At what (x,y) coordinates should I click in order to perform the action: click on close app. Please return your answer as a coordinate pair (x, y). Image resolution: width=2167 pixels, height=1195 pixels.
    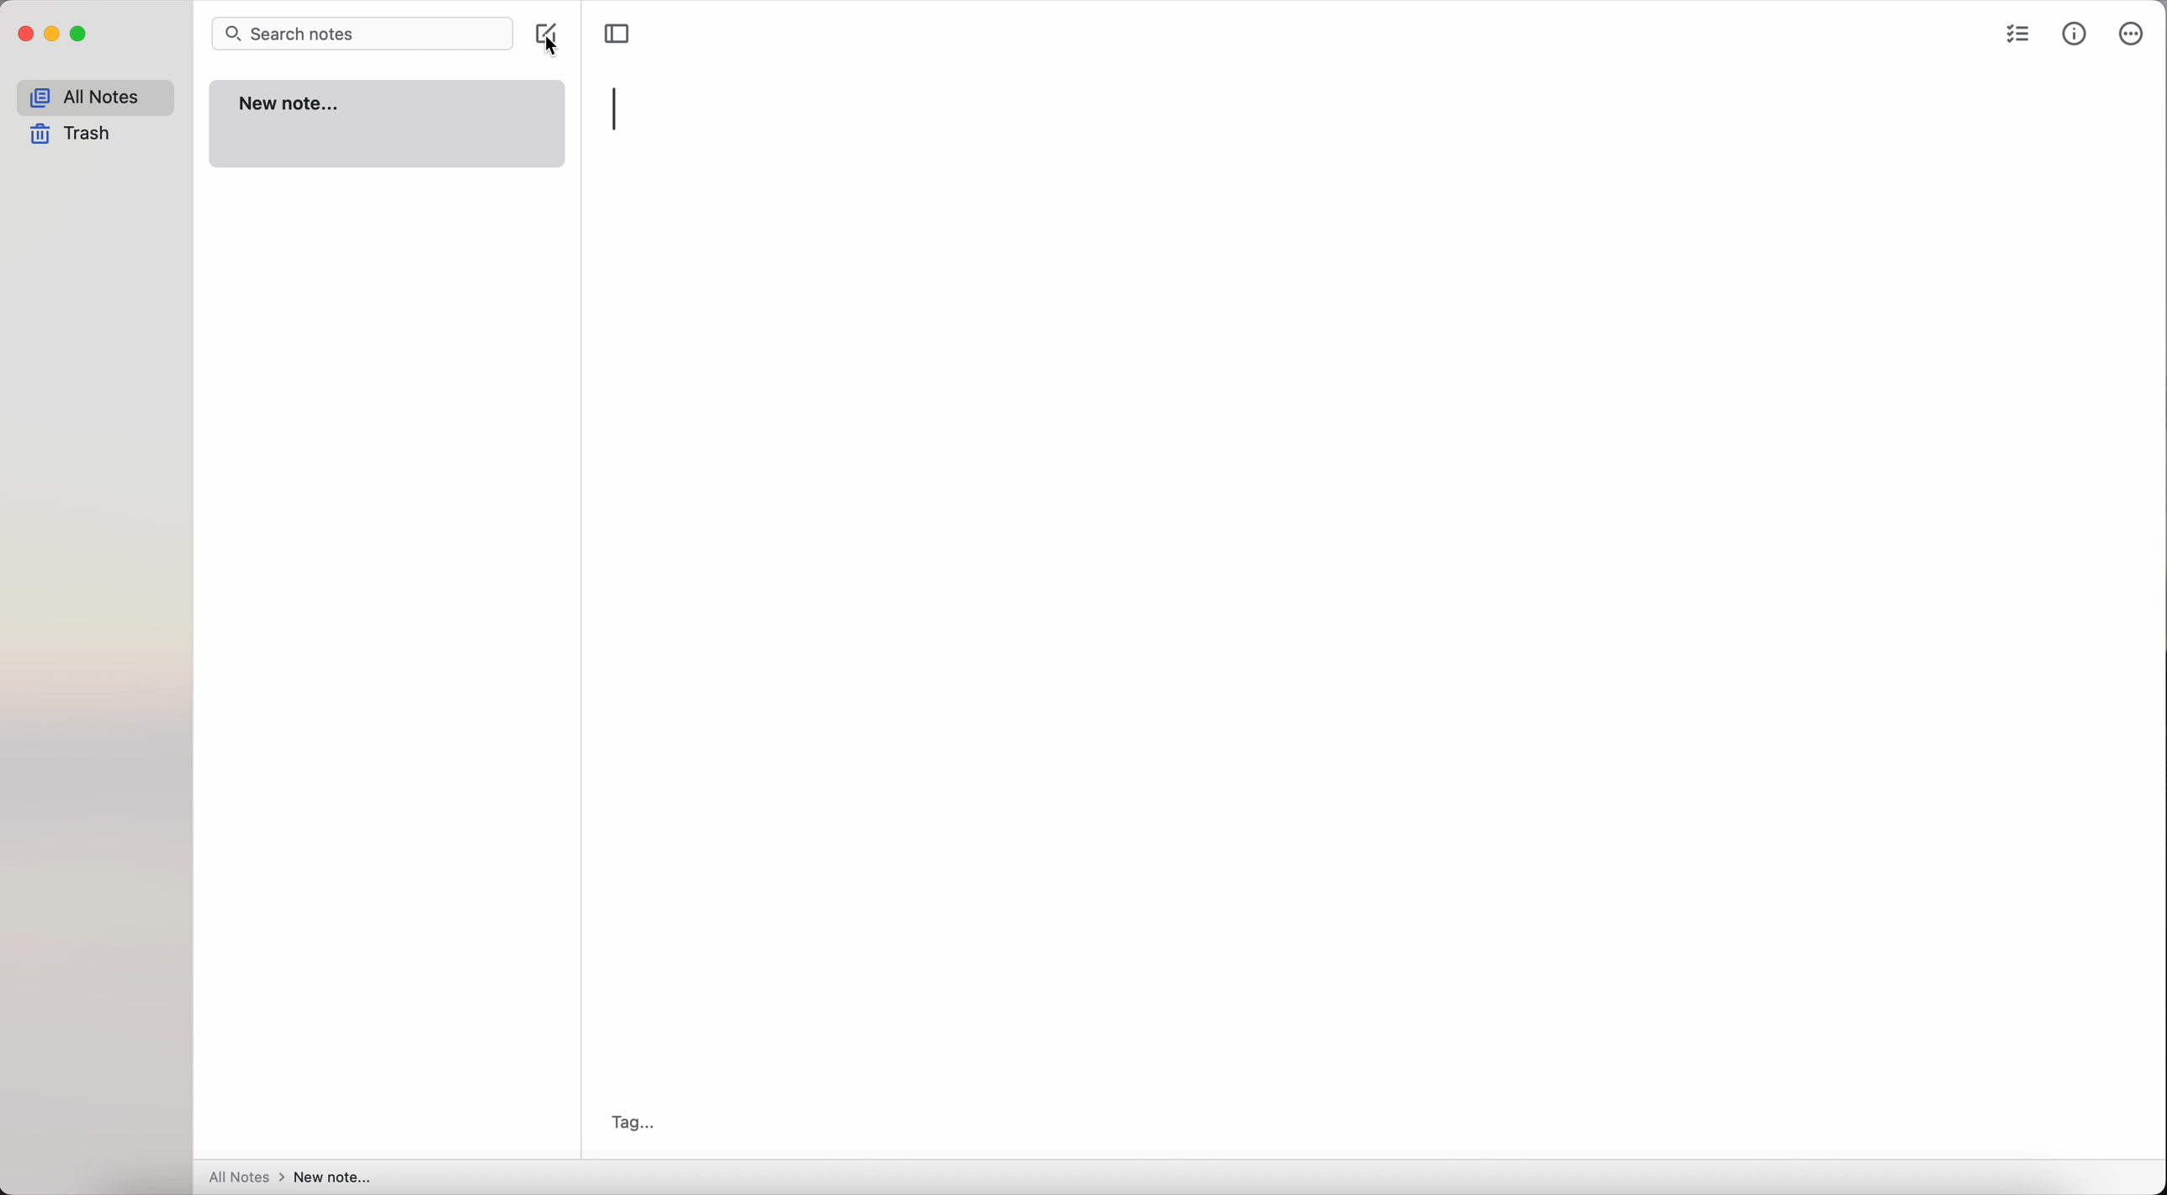
    Looking at the image, I should click on (26, 34).